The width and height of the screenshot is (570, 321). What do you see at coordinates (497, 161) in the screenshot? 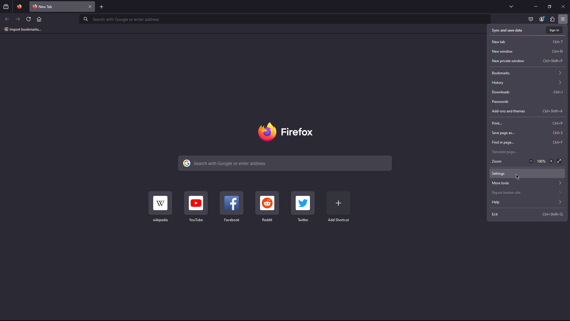
I see `Zoom` at bounding box center [497, 161].